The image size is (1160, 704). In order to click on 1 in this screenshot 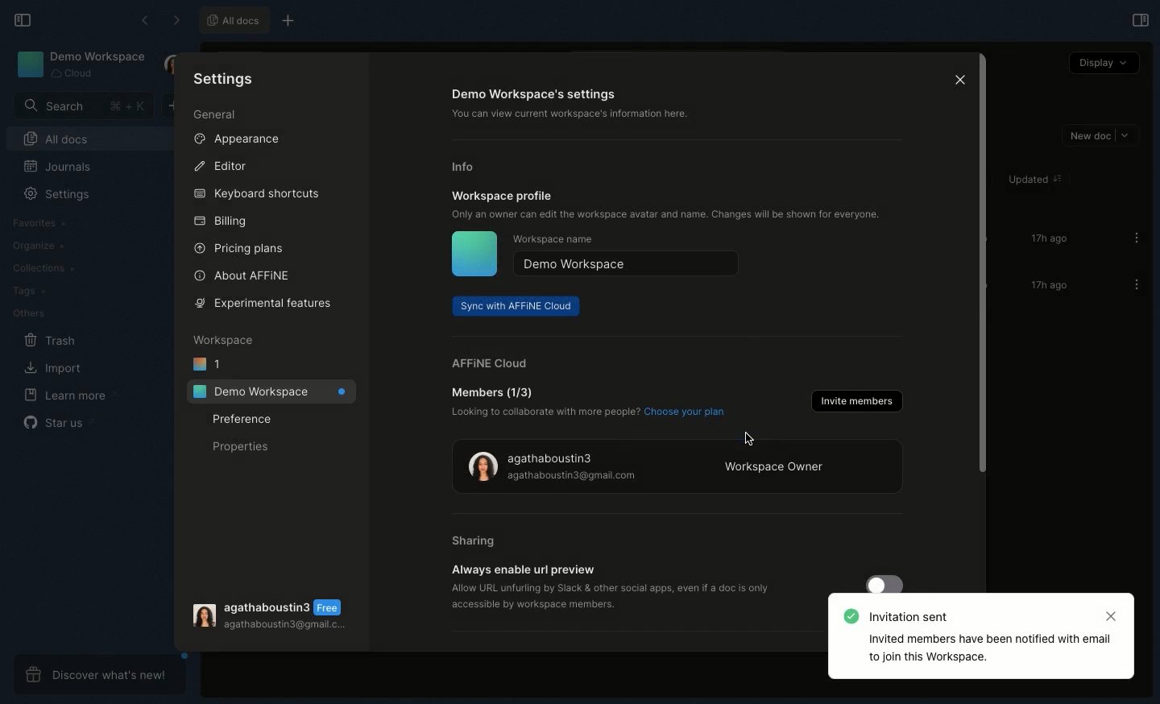, I will do `click(208, 365)`.